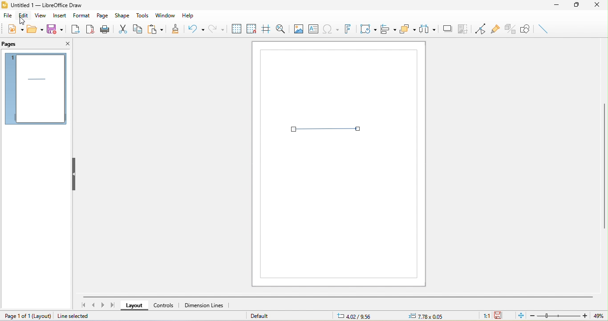 The image size is (608, 321). Describe the element at coordinates (103, 305) in the screenshot. I see `next page` at that location.